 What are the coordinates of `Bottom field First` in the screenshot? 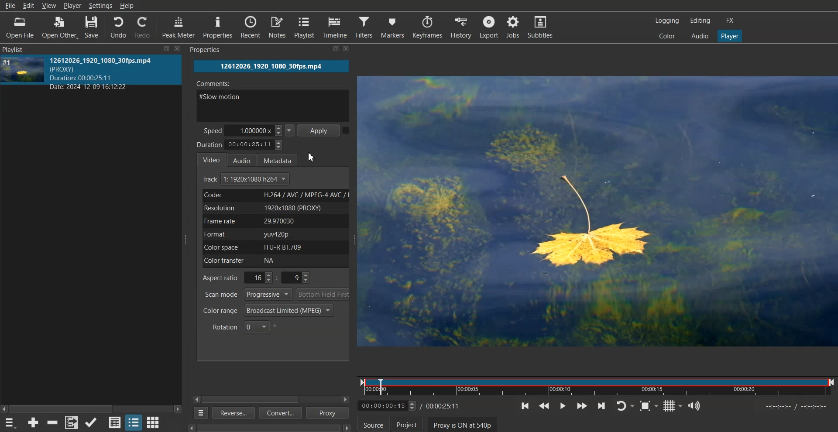 It's located at (323, 294).